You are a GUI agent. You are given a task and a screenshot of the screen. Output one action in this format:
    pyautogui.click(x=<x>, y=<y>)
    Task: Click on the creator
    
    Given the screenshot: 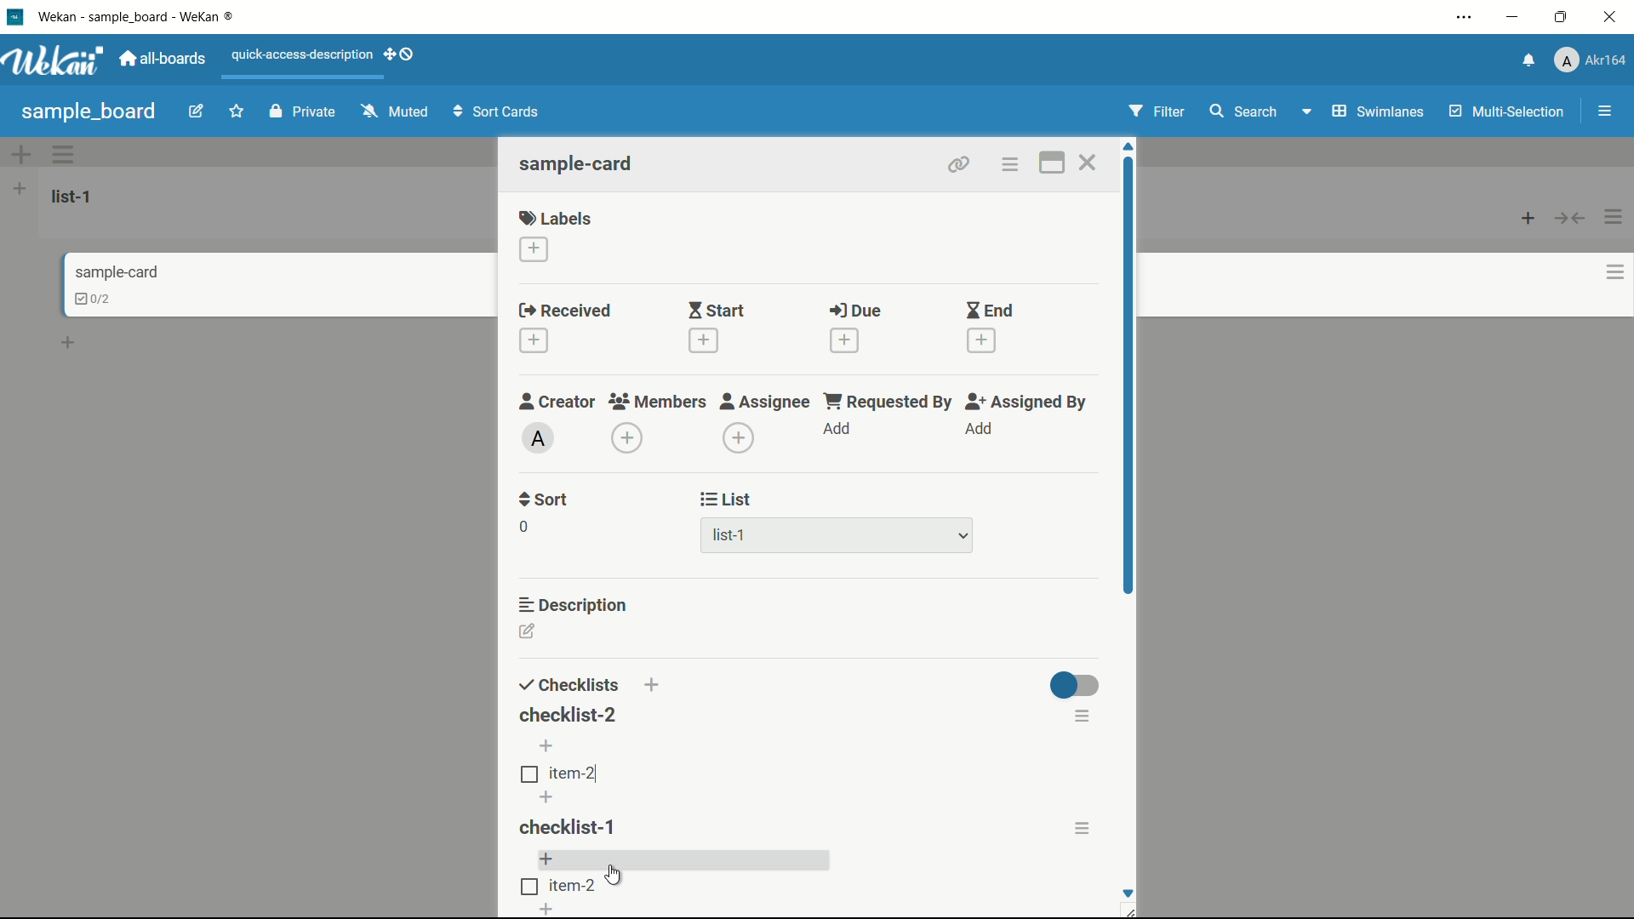 What is the action you would take?
    pyautogui.click(x=557, y=401)
    